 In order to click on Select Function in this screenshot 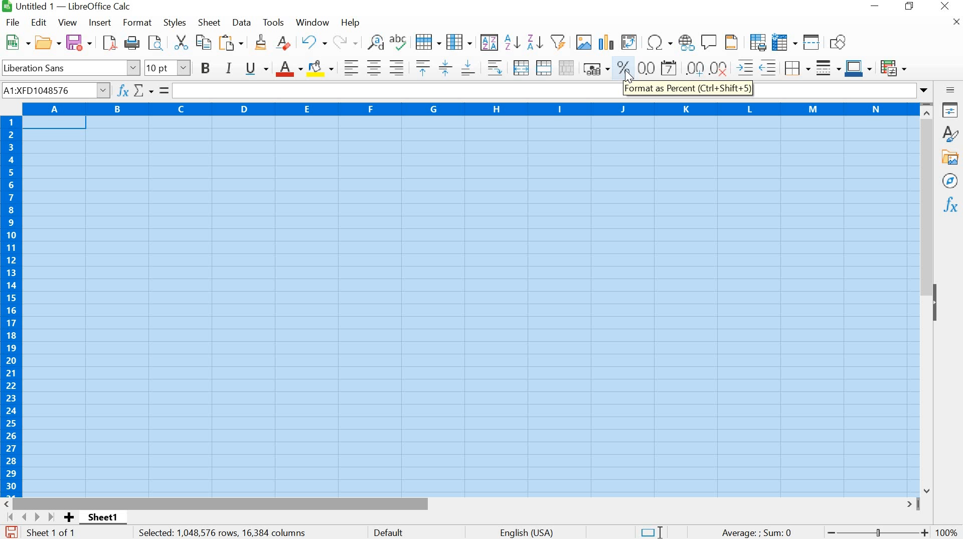, I will do `click(143, 91)`.